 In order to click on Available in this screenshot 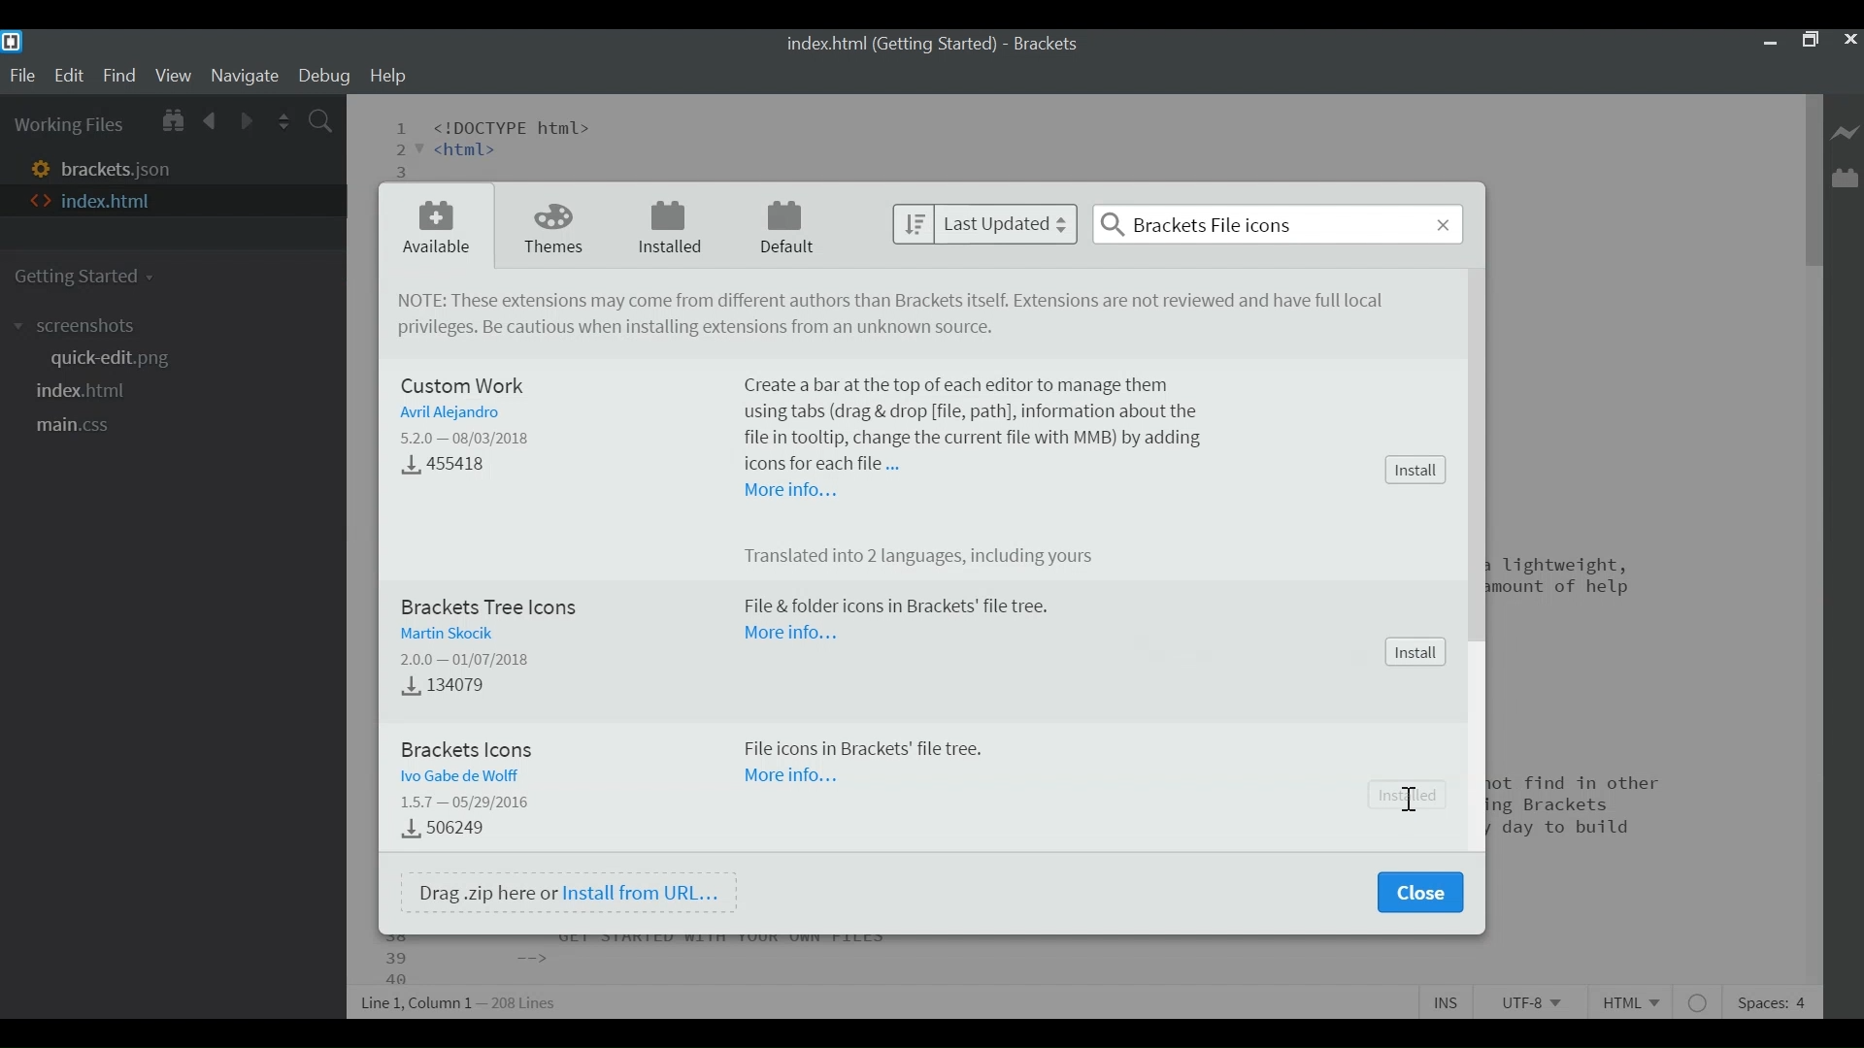, I will do `click(434, 228)`.